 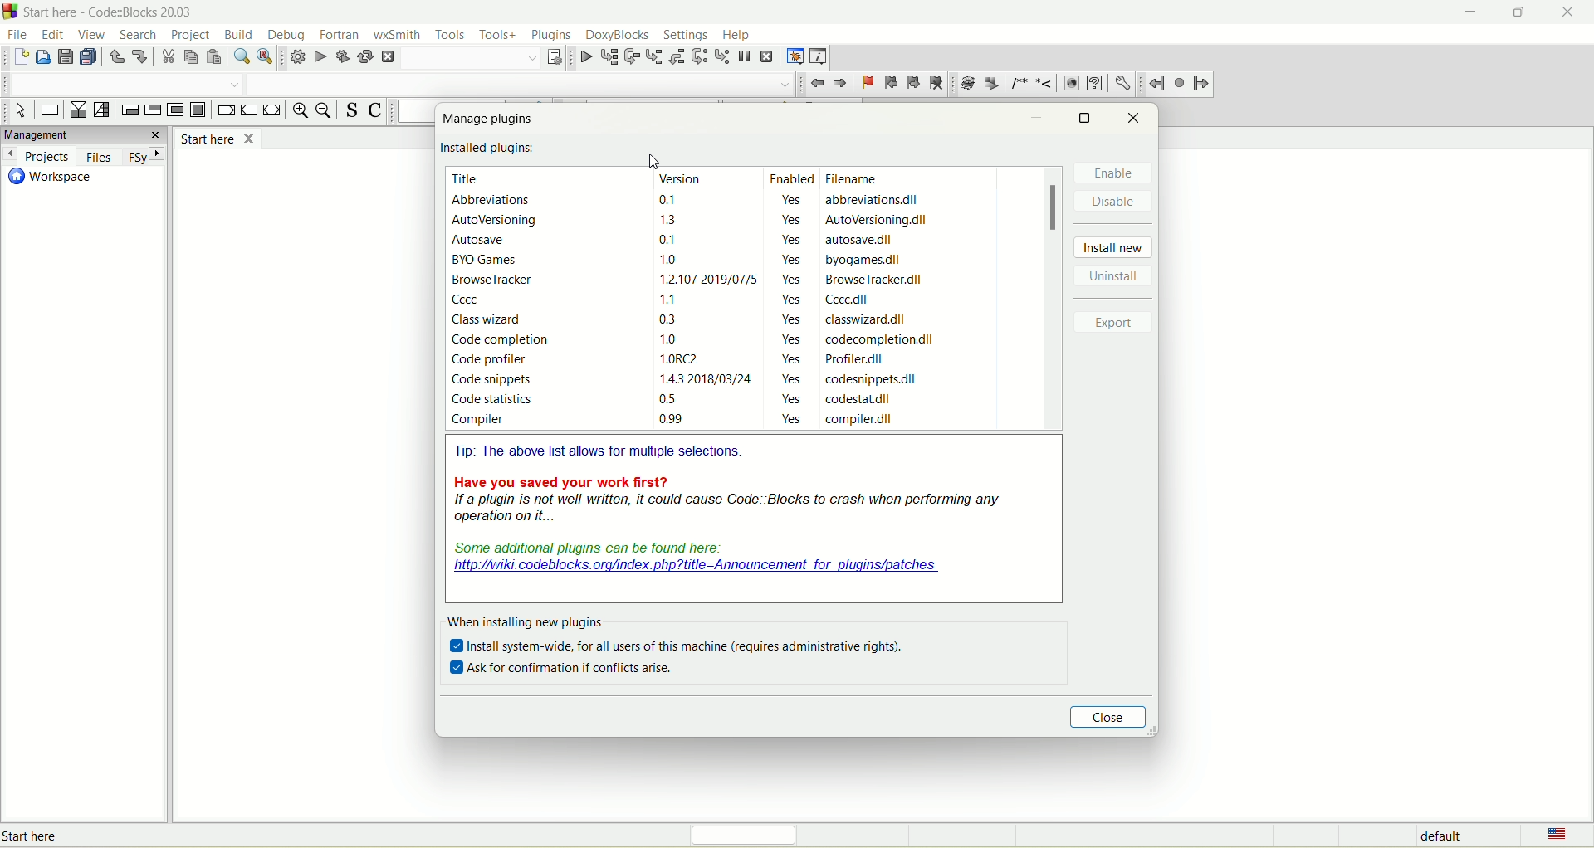 I want to click on copy, so click(x=190, y=57).